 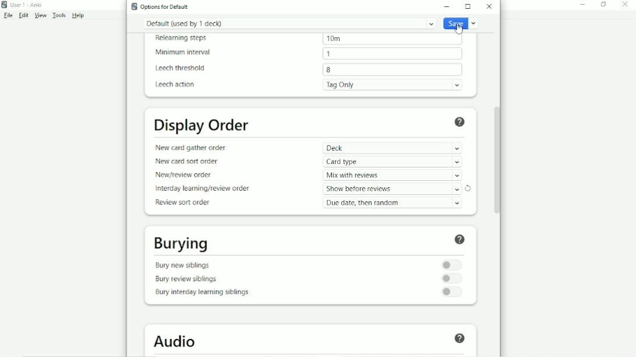 I want to click on Bury review siblings, so click(x=186, y=280).